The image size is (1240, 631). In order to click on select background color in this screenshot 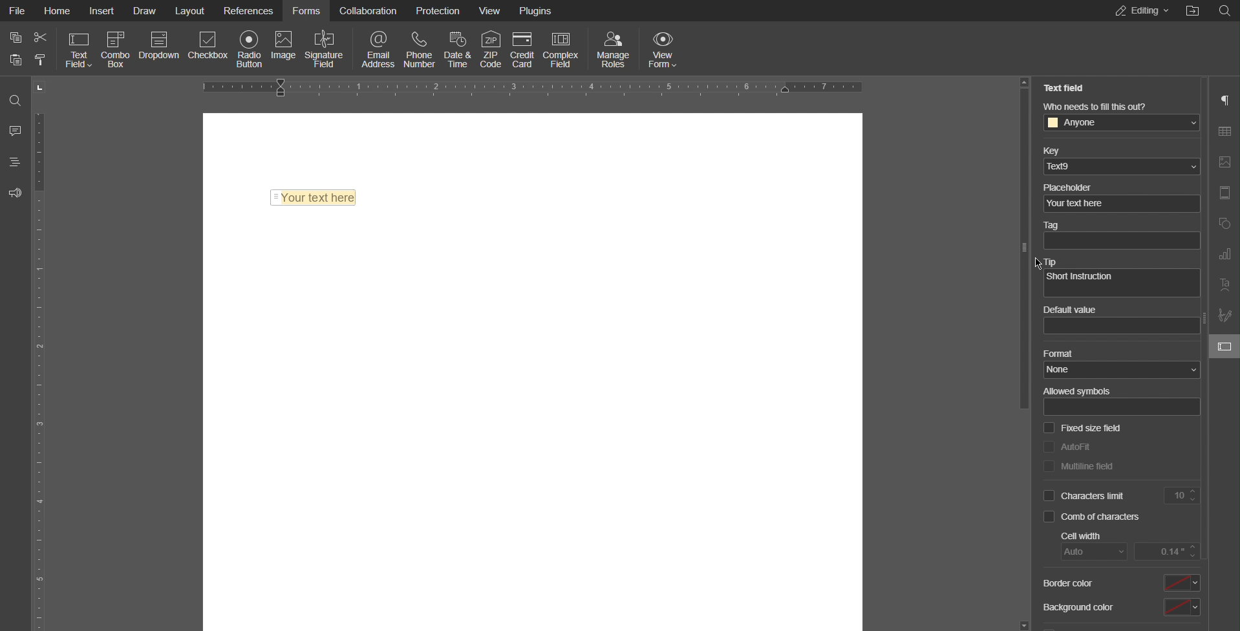, I will do `click(1183, 606)`.